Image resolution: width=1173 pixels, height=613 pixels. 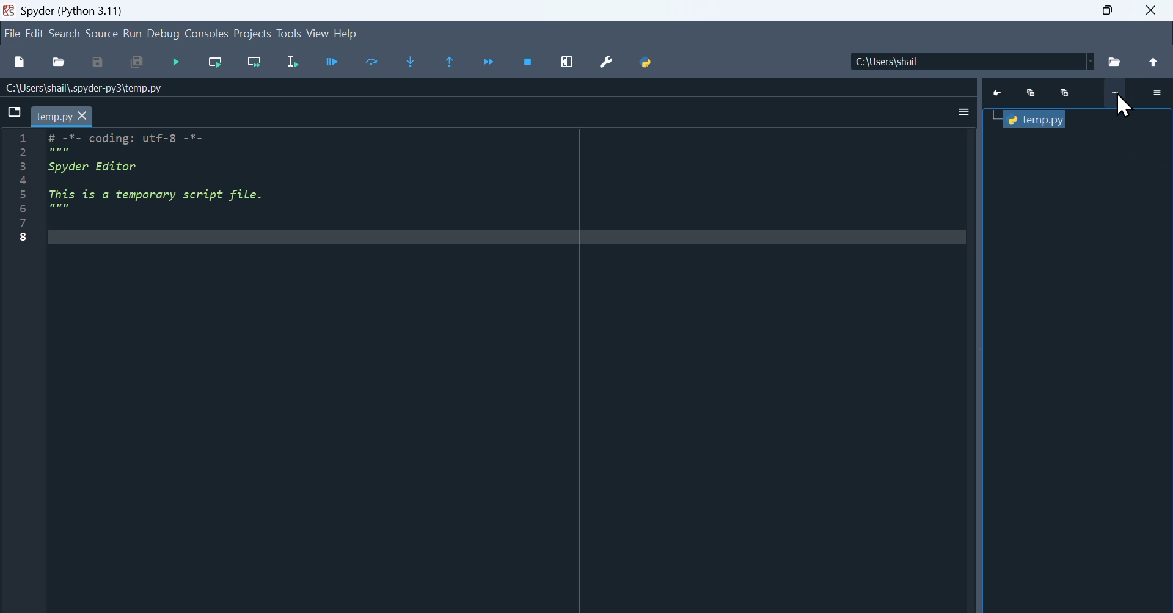 I want to click on Step into function or method, so click(x=411, y=63).